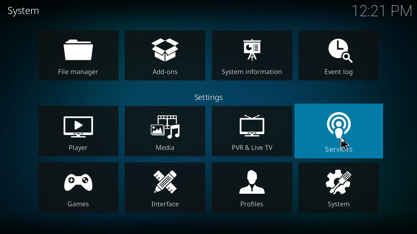 The height and width of the screenshot is (234, 417). Describe the element at coordinates (77, 187) in the screenshot. I see `games` at that location.